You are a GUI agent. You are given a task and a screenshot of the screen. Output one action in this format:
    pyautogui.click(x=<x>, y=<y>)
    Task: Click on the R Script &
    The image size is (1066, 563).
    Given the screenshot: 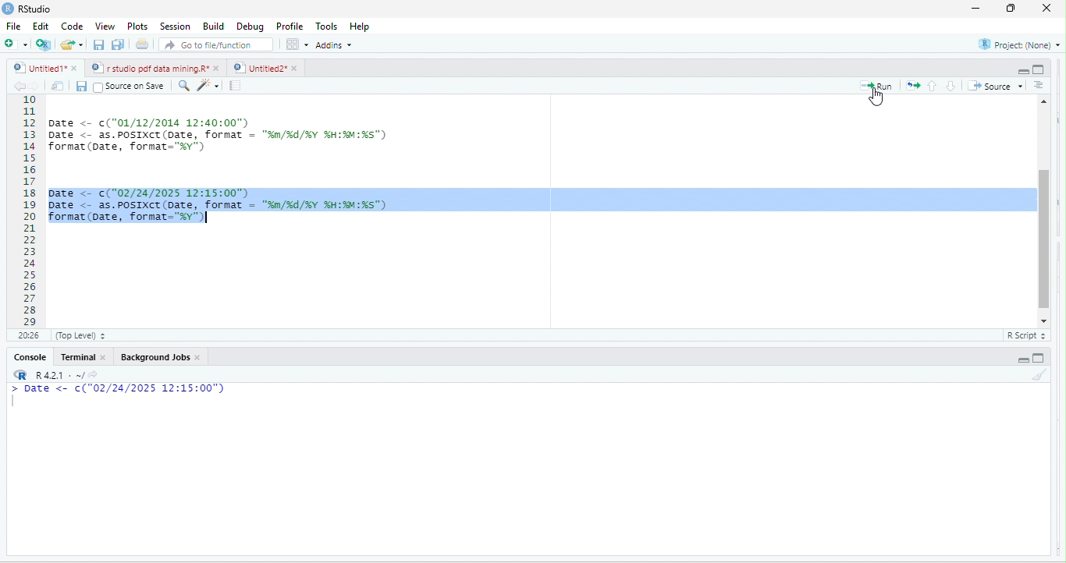 What is the action you would take?
    pyautogui.click(x=1024, y=336)
    